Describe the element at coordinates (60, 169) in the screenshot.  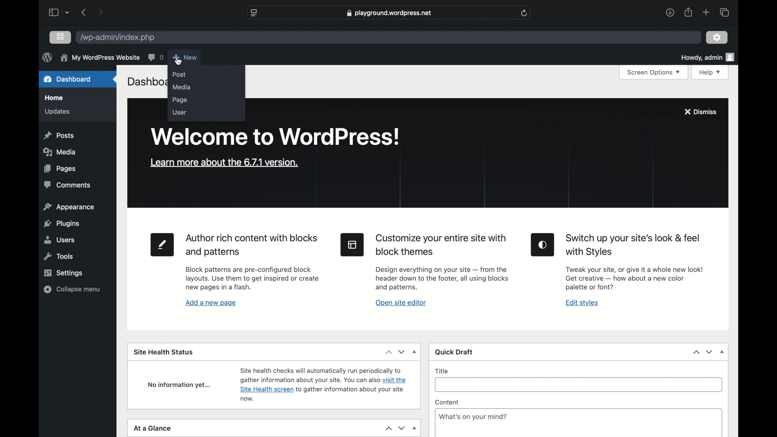
I see `pages` at that location.